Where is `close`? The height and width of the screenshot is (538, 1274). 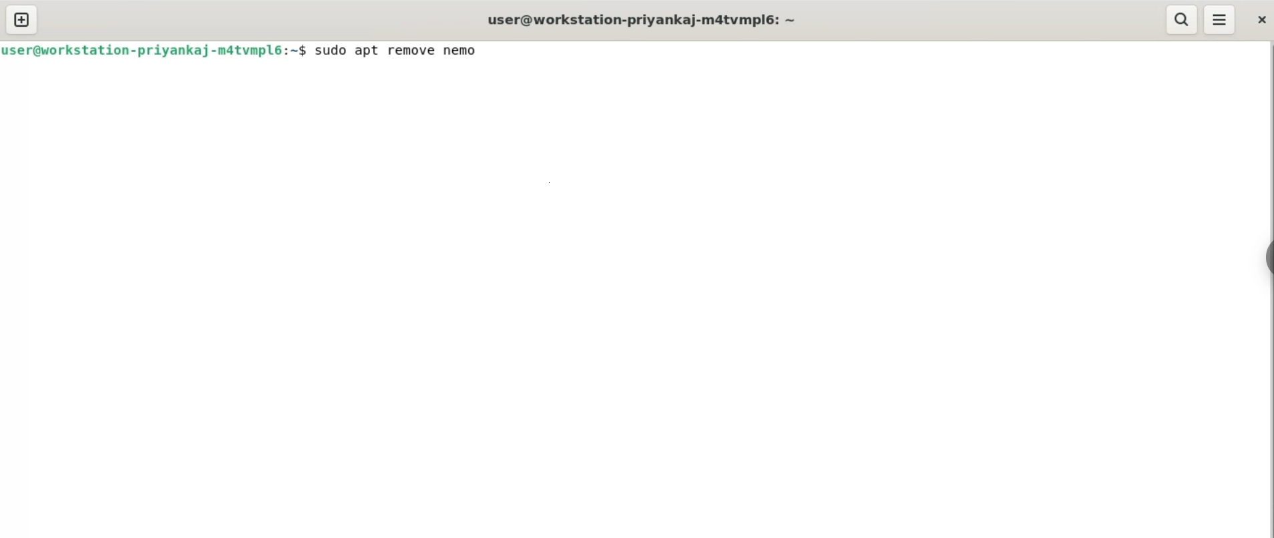 close is located at coordinates (1261, 21).